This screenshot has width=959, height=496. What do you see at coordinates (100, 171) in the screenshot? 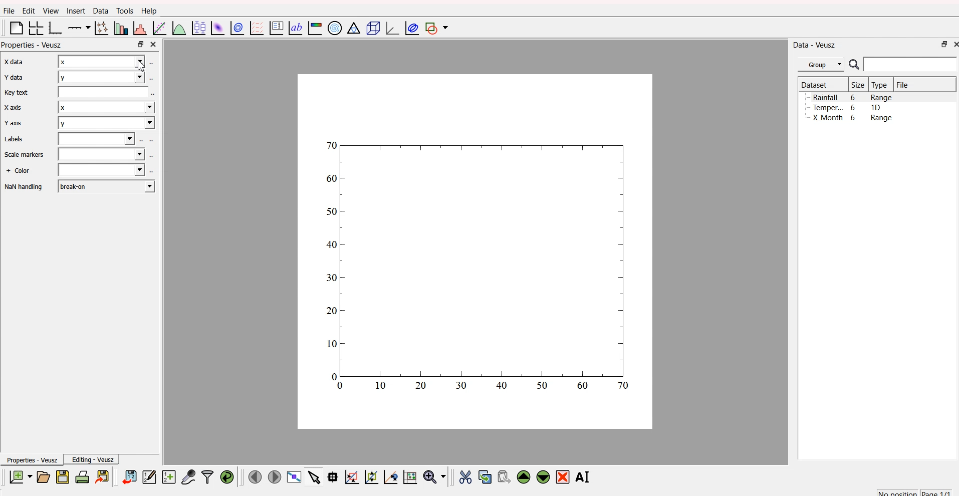
I see `field` at bounding box center [100, 171].